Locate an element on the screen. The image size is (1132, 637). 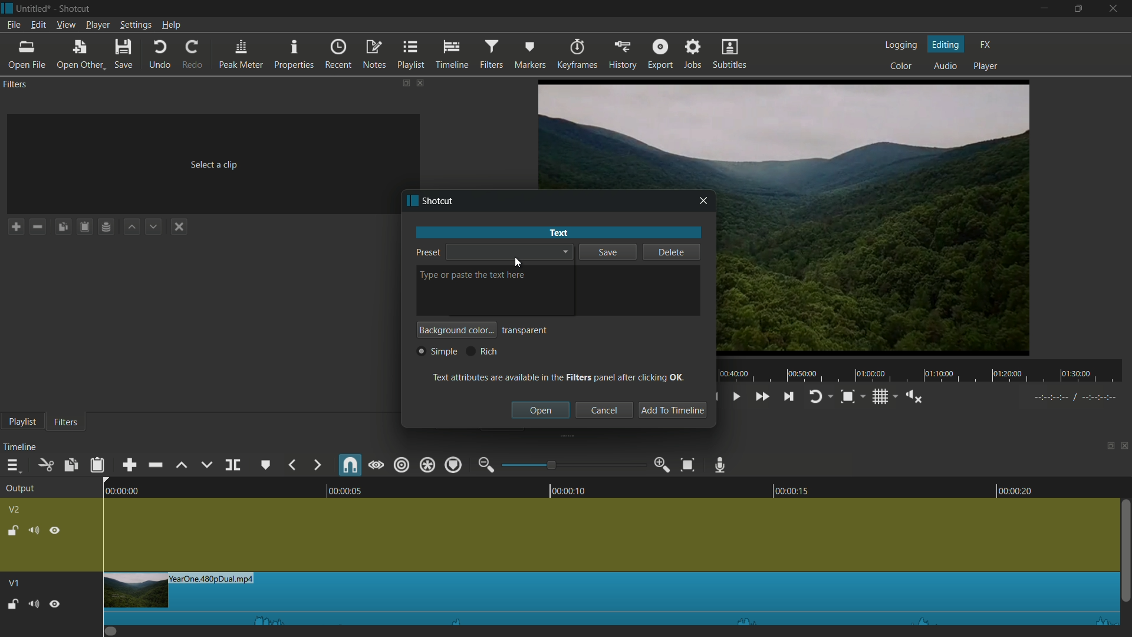
simple is located at coordinates (437, 352).